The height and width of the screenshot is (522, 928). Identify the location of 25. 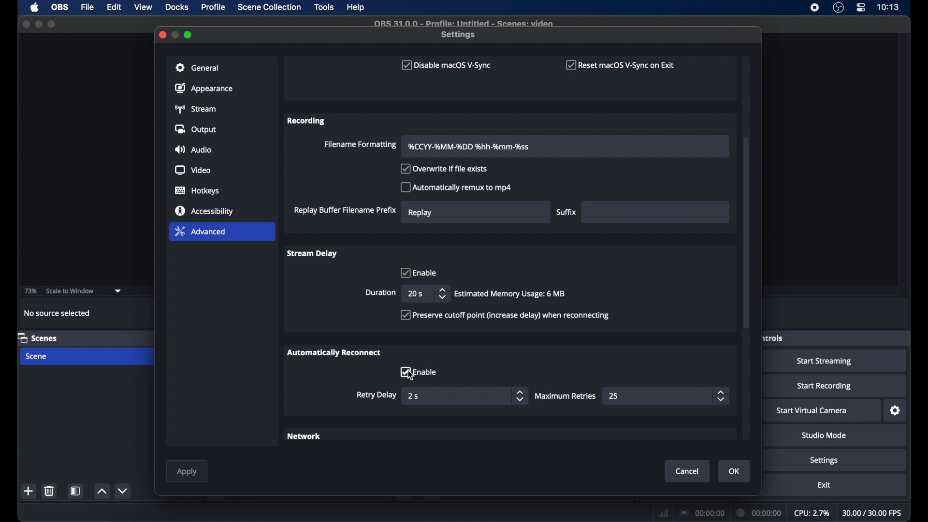
(614, 396).